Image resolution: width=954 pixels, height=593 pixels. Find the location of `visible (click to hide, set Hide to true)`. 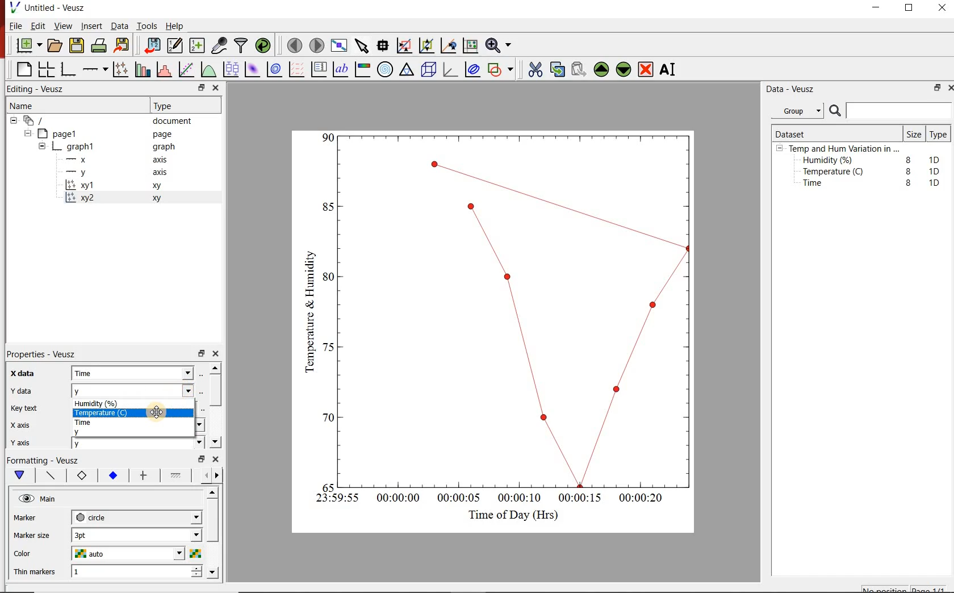

visible (click to hide, set Hide to true) is located at coordinates (25, 499).